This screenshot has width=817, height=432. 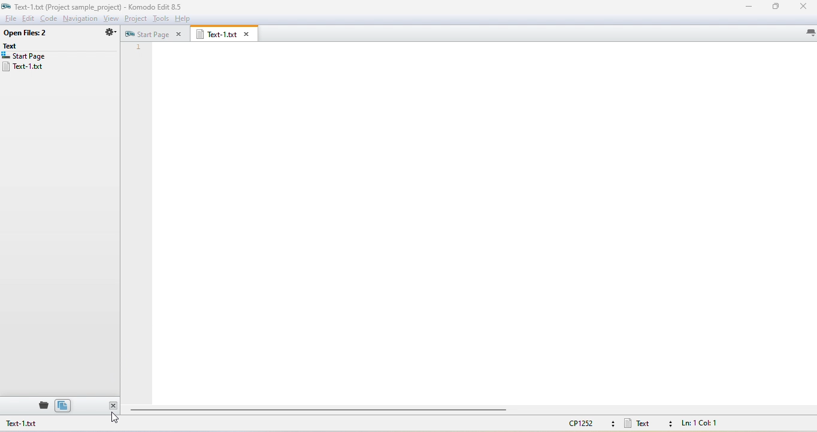 I want to click on line numbers, so click(x=137, y=86).